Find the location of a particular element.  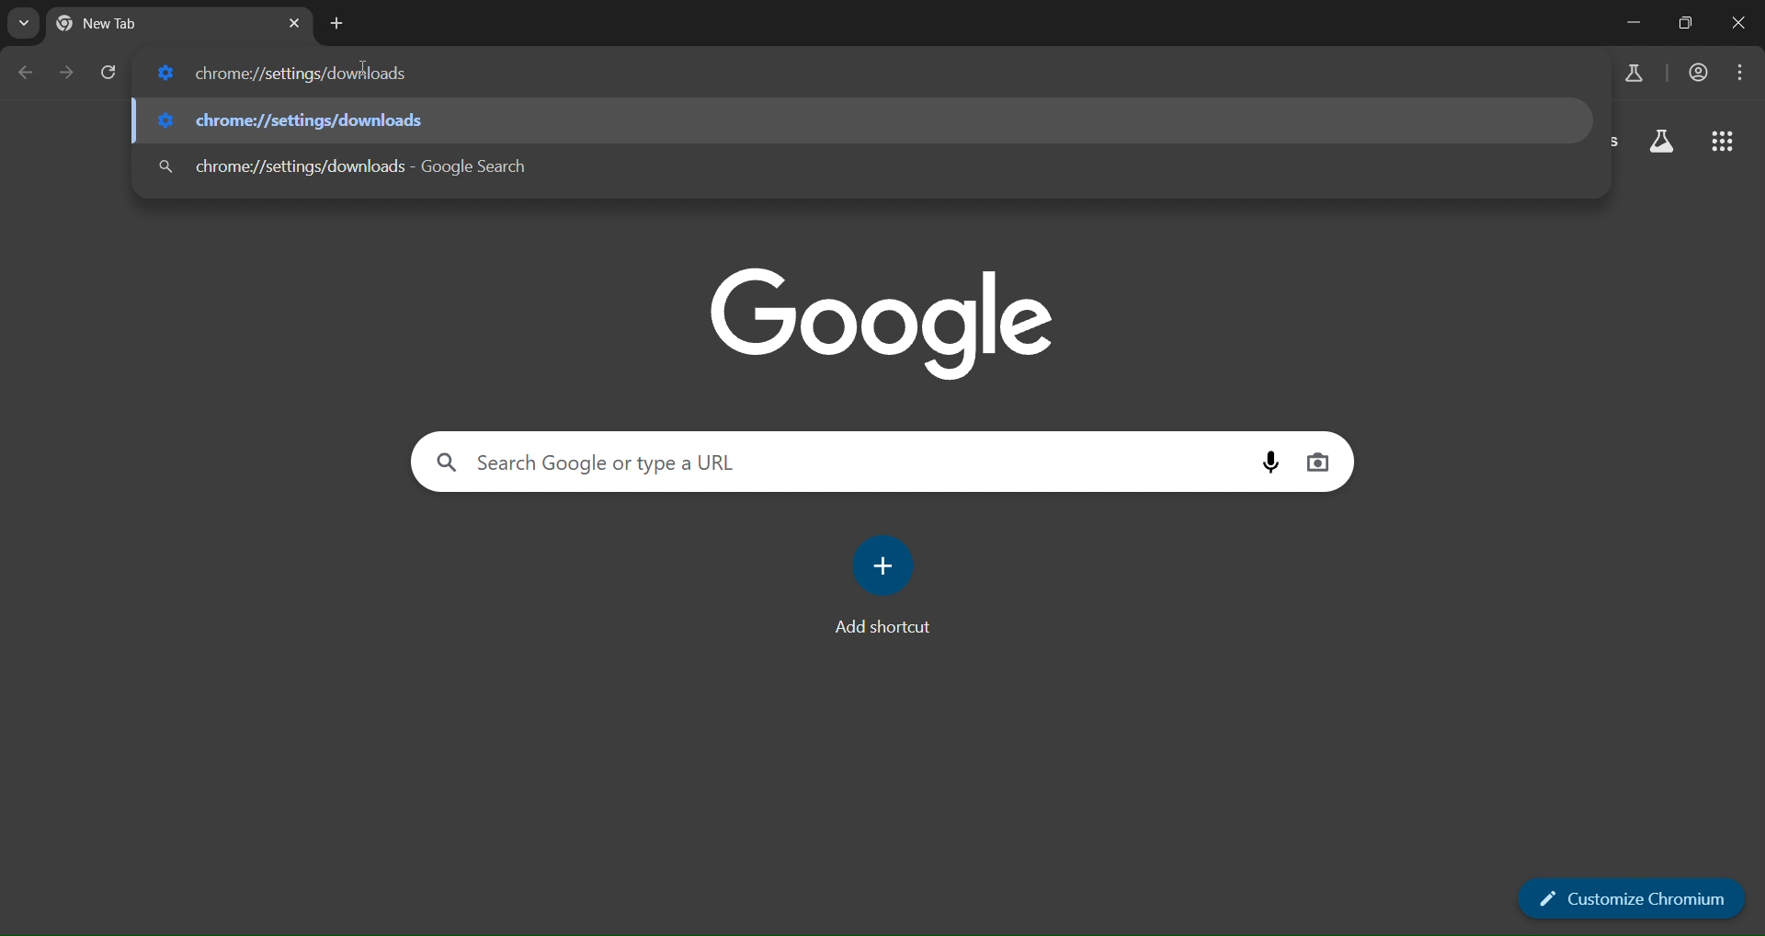

google is located at coordinates (878, 320).